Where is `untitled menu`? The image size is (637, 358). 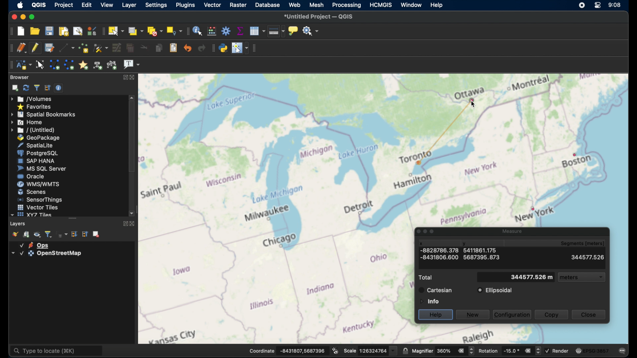
untitled menu is located at coordinates (32, 130).